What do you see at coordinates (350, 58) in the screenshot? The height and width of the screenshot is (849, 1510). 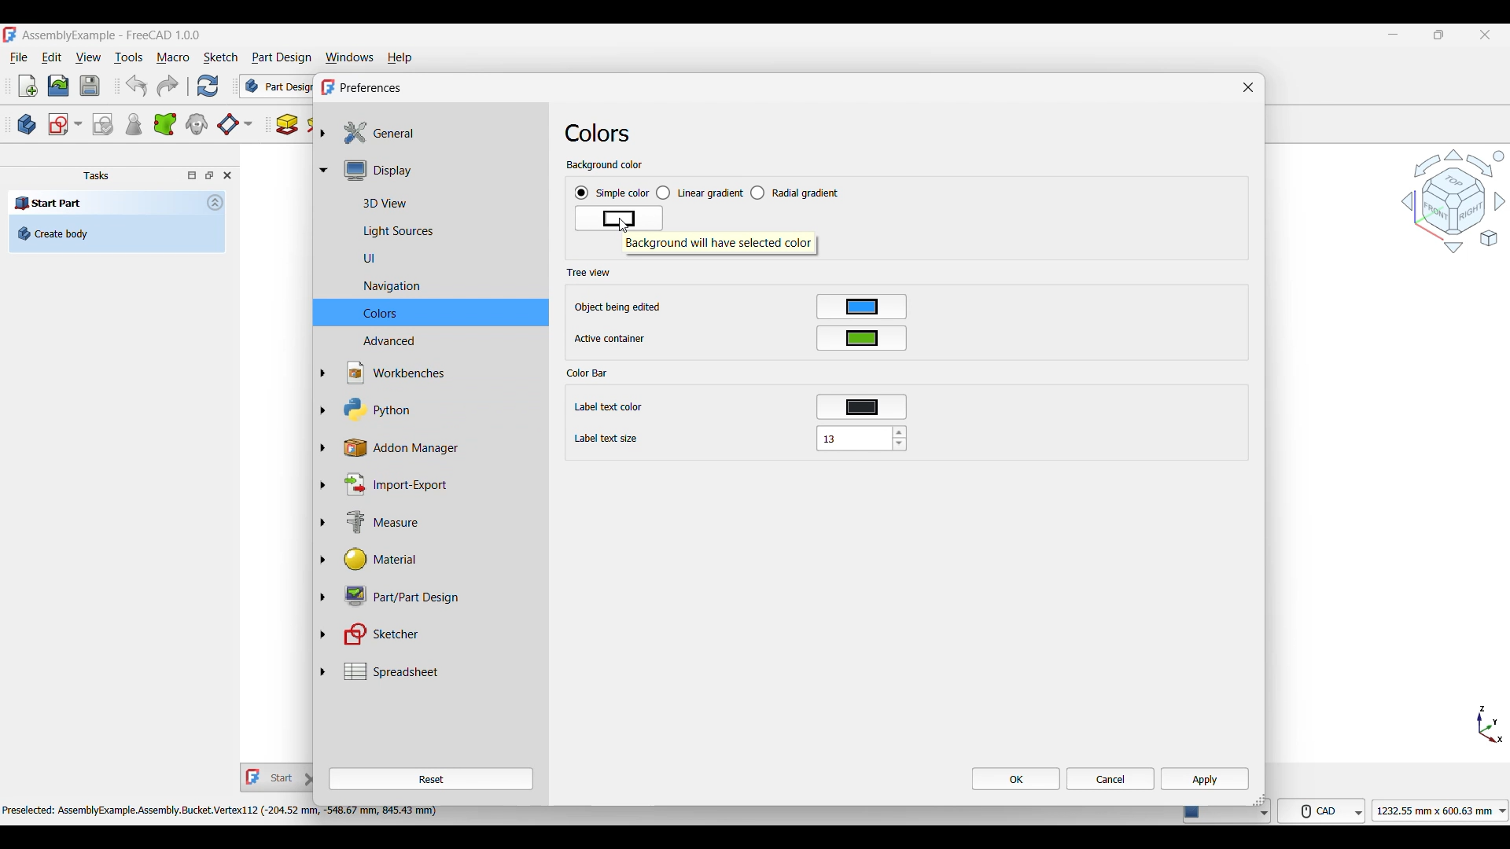 I see `Windows menu` at bounding box center [350, 58].